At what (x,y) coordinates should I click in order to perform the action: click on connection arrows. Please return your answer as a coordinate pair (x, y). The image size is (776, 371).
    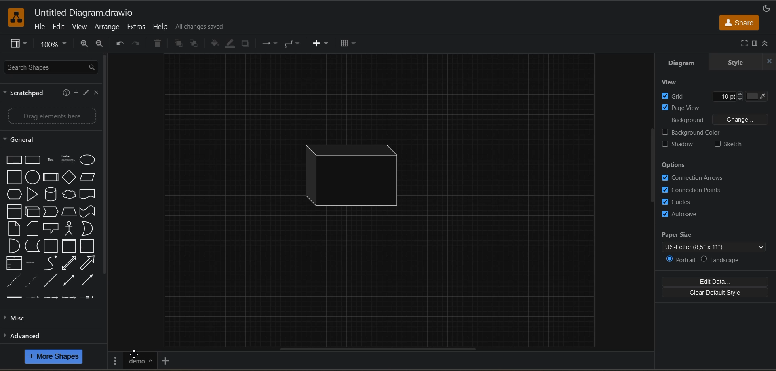
    Looking at the image, I should click on (694, 179).